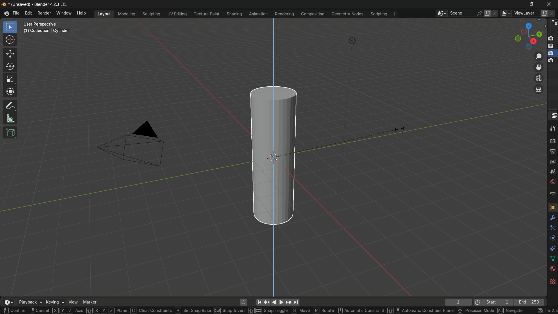 The image size is (558, 314). What do you see at coordinates (552, 259) in the screenshot?
I see `data` at bounding box center [552, 259].